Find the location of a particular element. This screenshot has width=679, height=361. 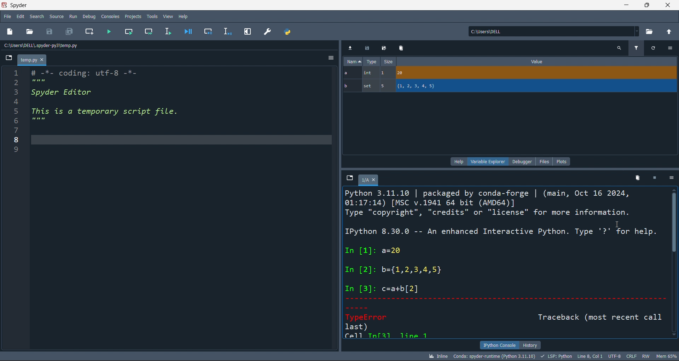

CRLF is located at coordinates (632, 357).